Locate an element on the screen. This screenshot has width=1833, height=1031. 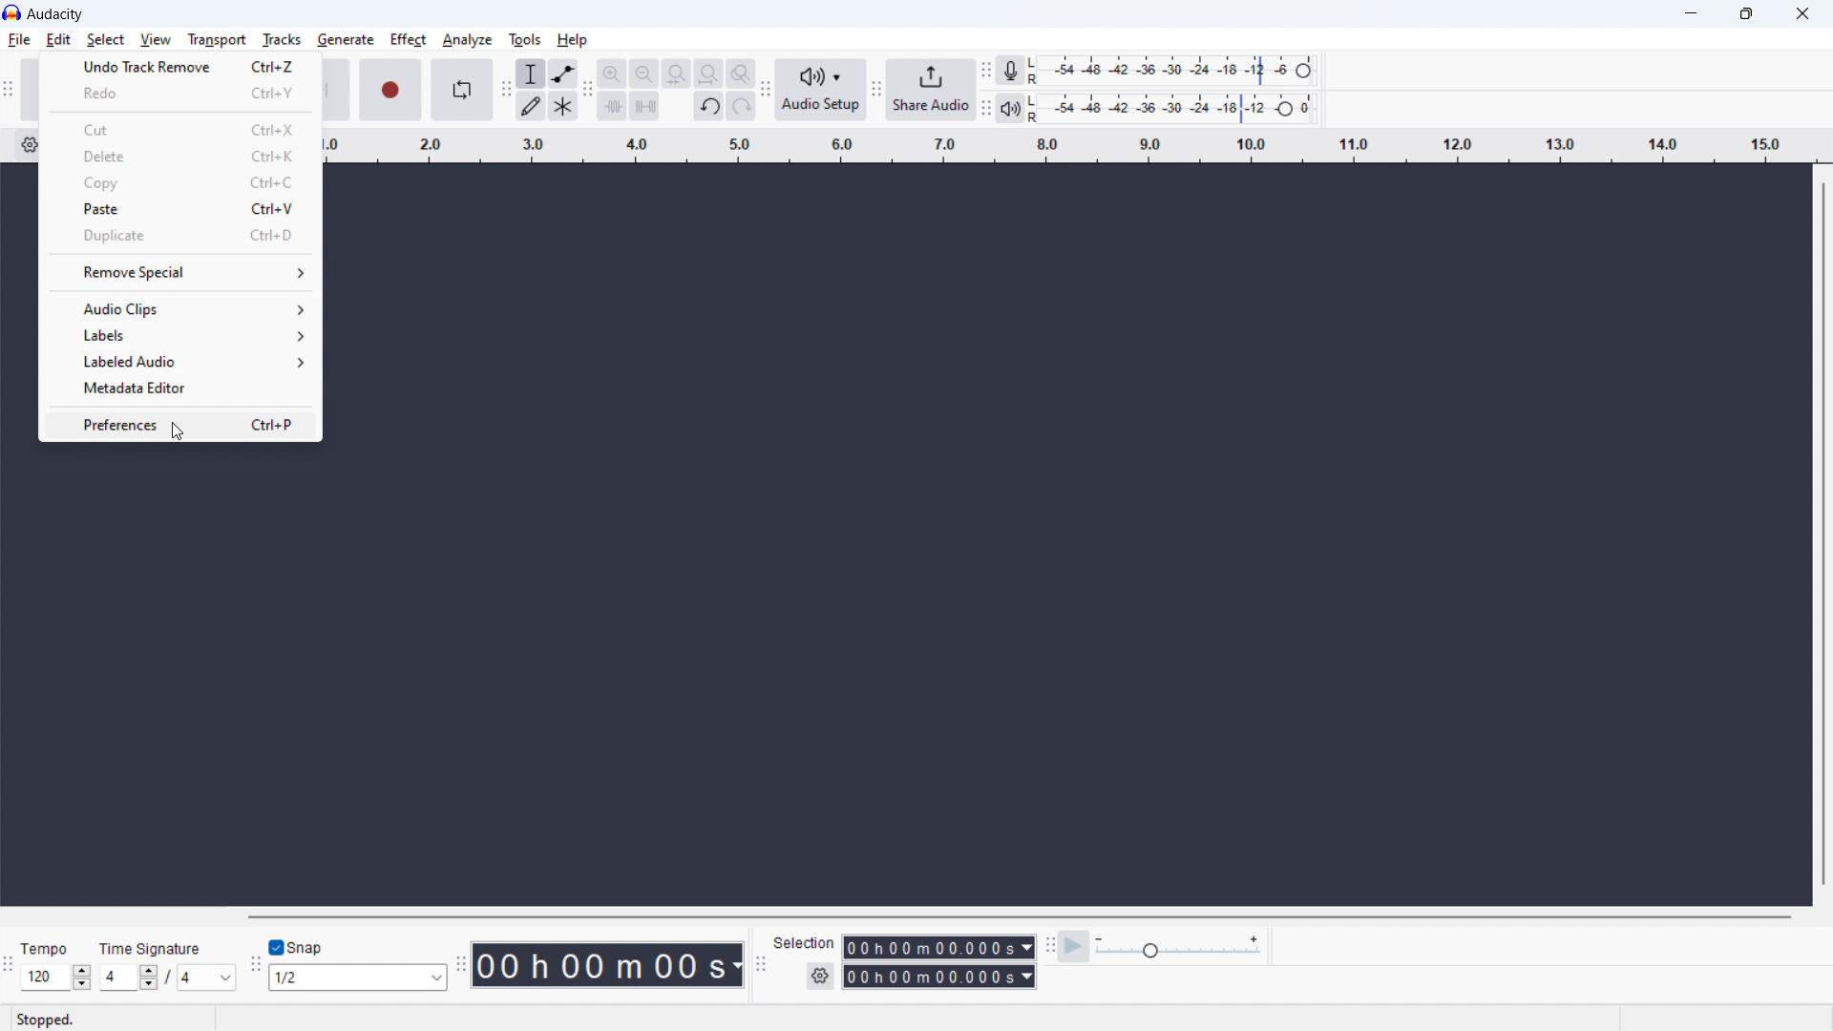
Duration measurement is located at coordinates (1027, 947).